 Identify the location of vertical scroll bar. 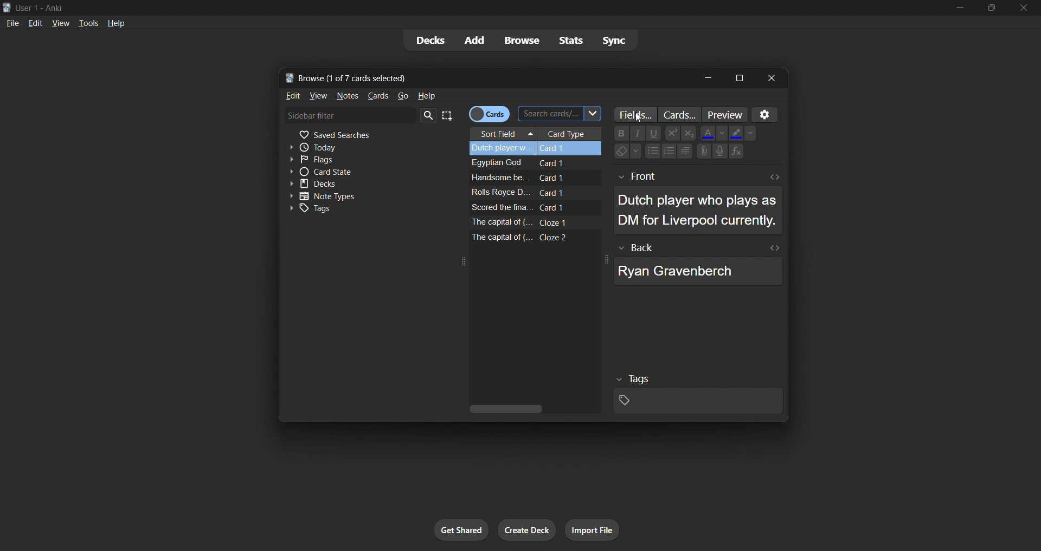
(531, 408).